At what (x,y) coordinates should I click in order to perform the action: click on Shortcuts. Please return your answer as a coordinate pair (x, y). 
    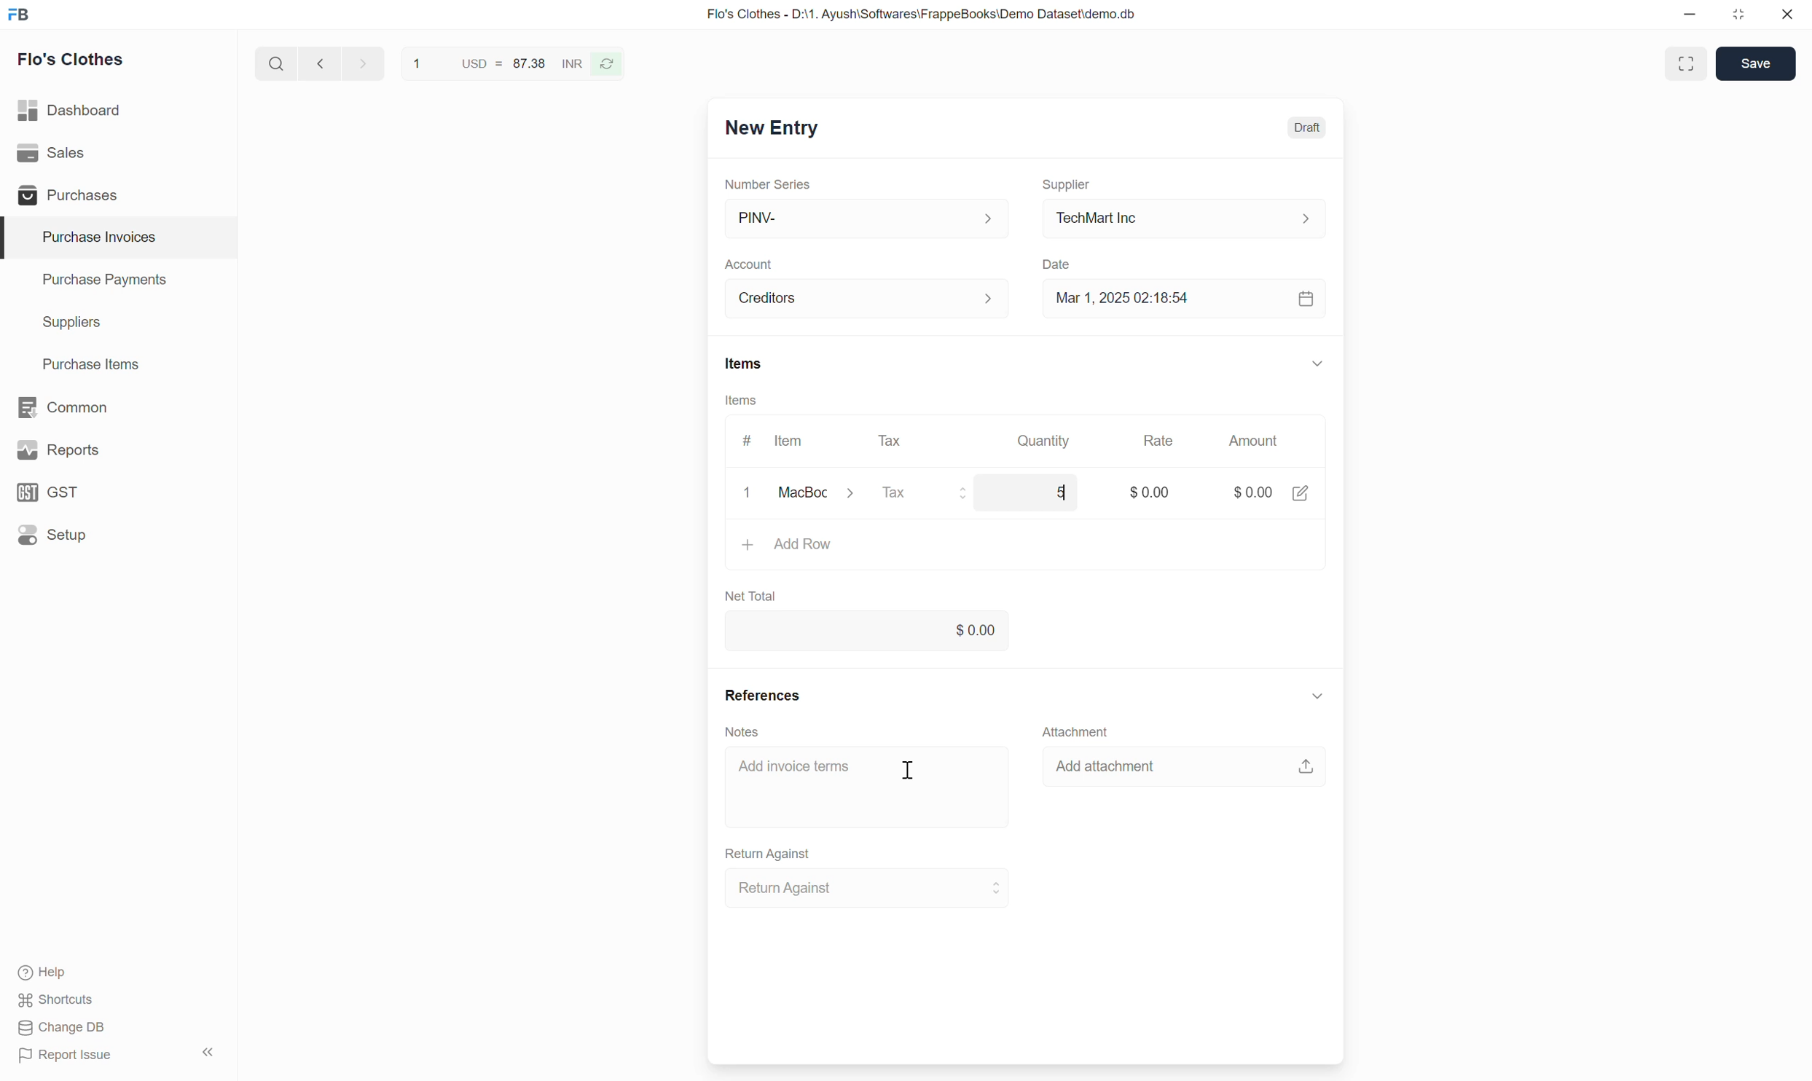
    Looking at the image, I should click on (56, 1000).